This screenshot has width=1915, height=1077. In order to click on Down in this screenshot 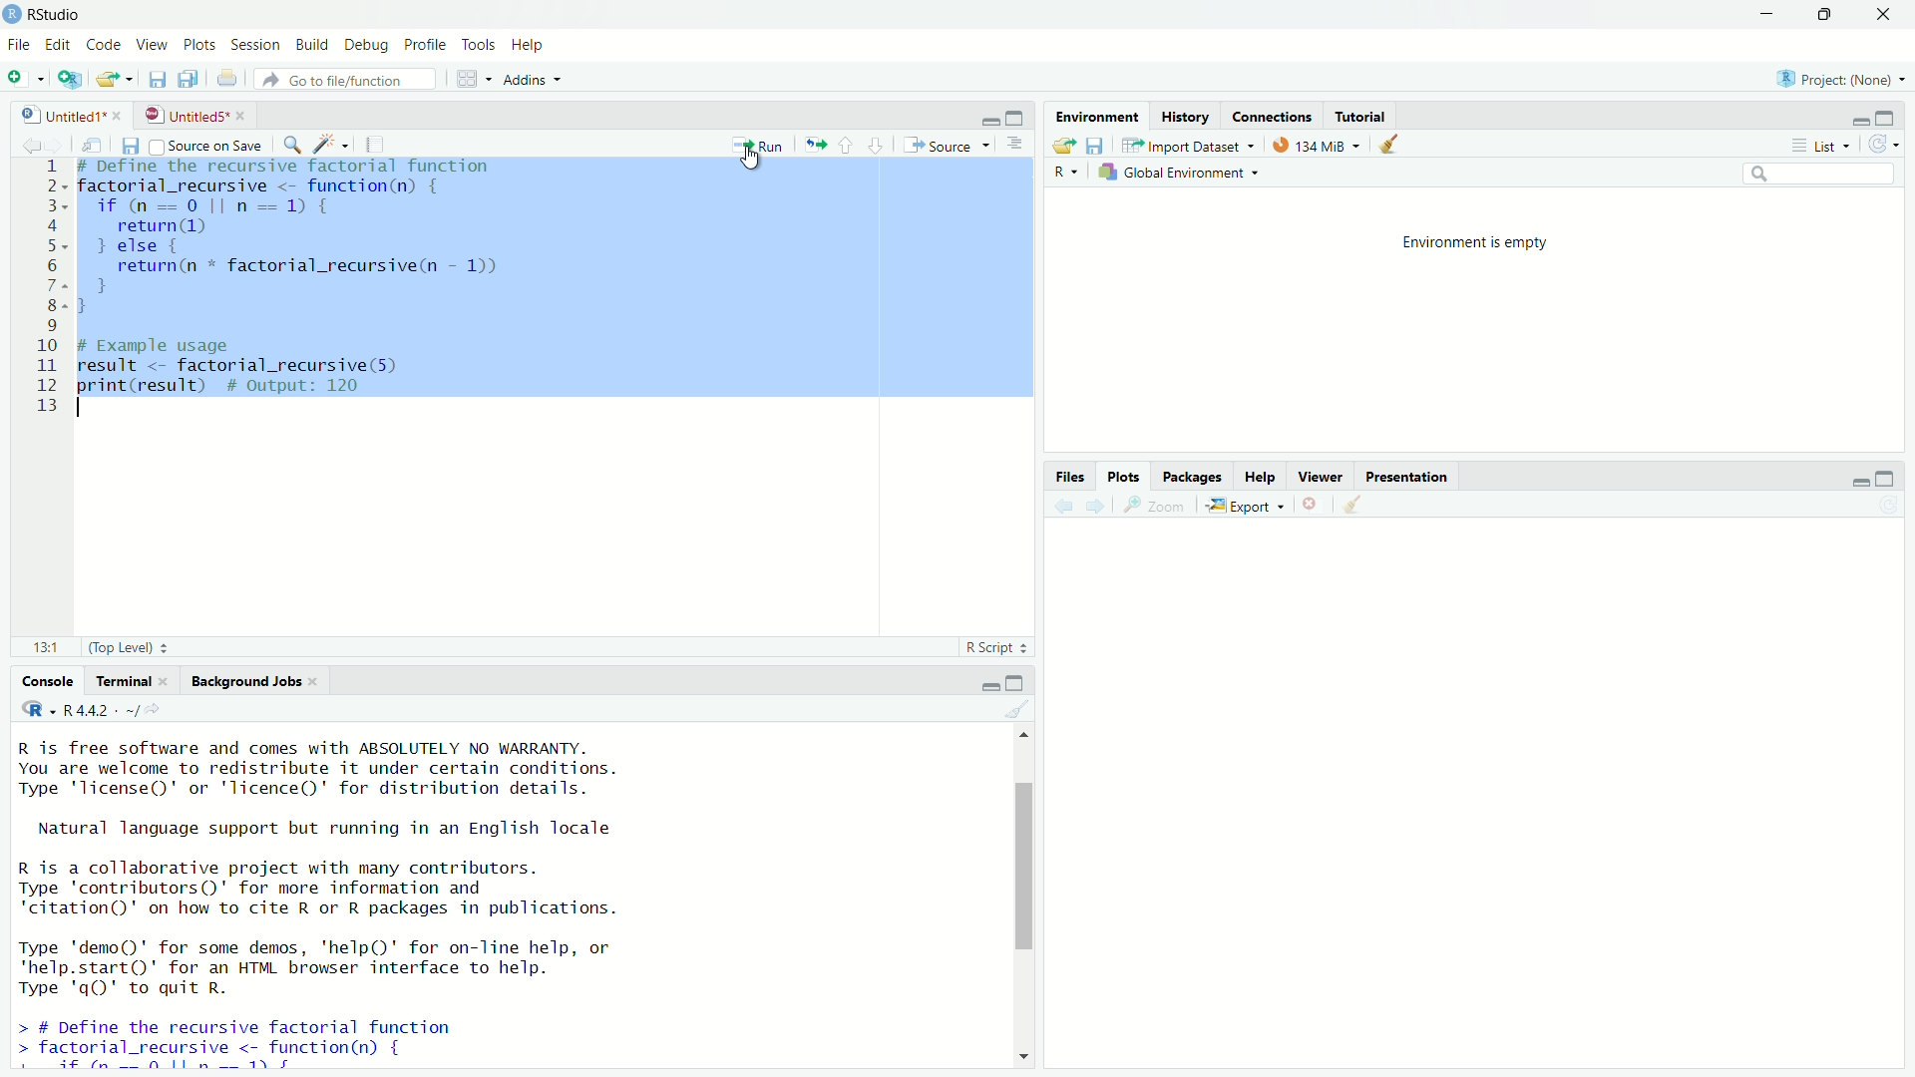, I will do `click(1022, 1059)`.